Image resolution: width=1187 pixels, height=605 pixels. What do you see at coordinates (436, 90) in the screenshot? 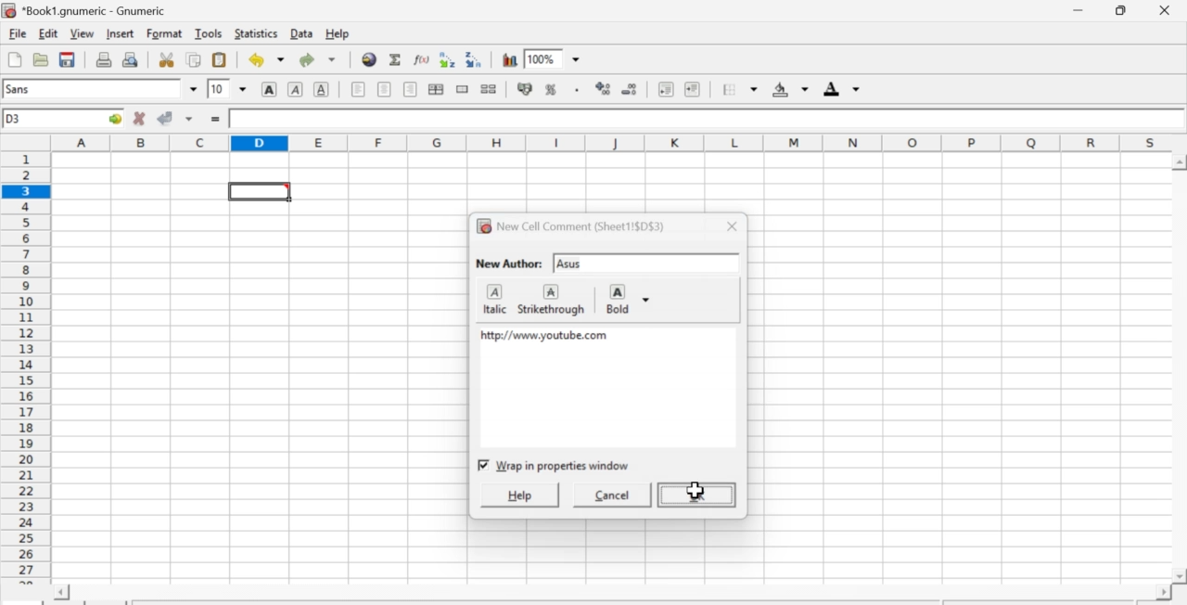
I see `Center horizontally` at bounding box center [436, 90].